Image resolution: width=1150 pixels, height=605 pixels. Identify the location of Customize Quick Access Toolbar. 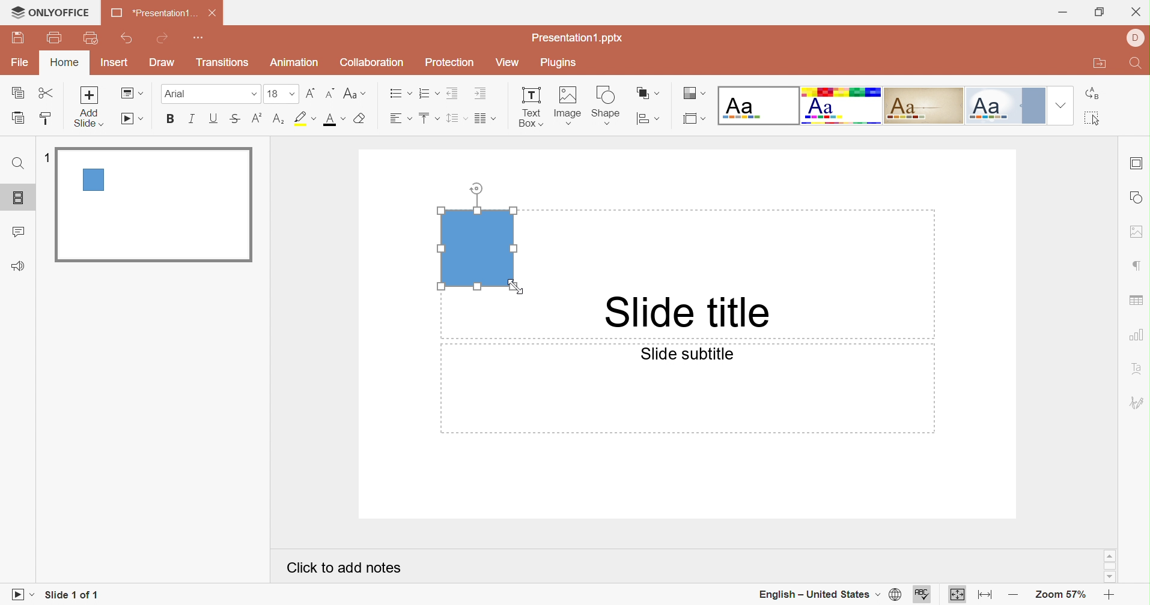
(196, 38).